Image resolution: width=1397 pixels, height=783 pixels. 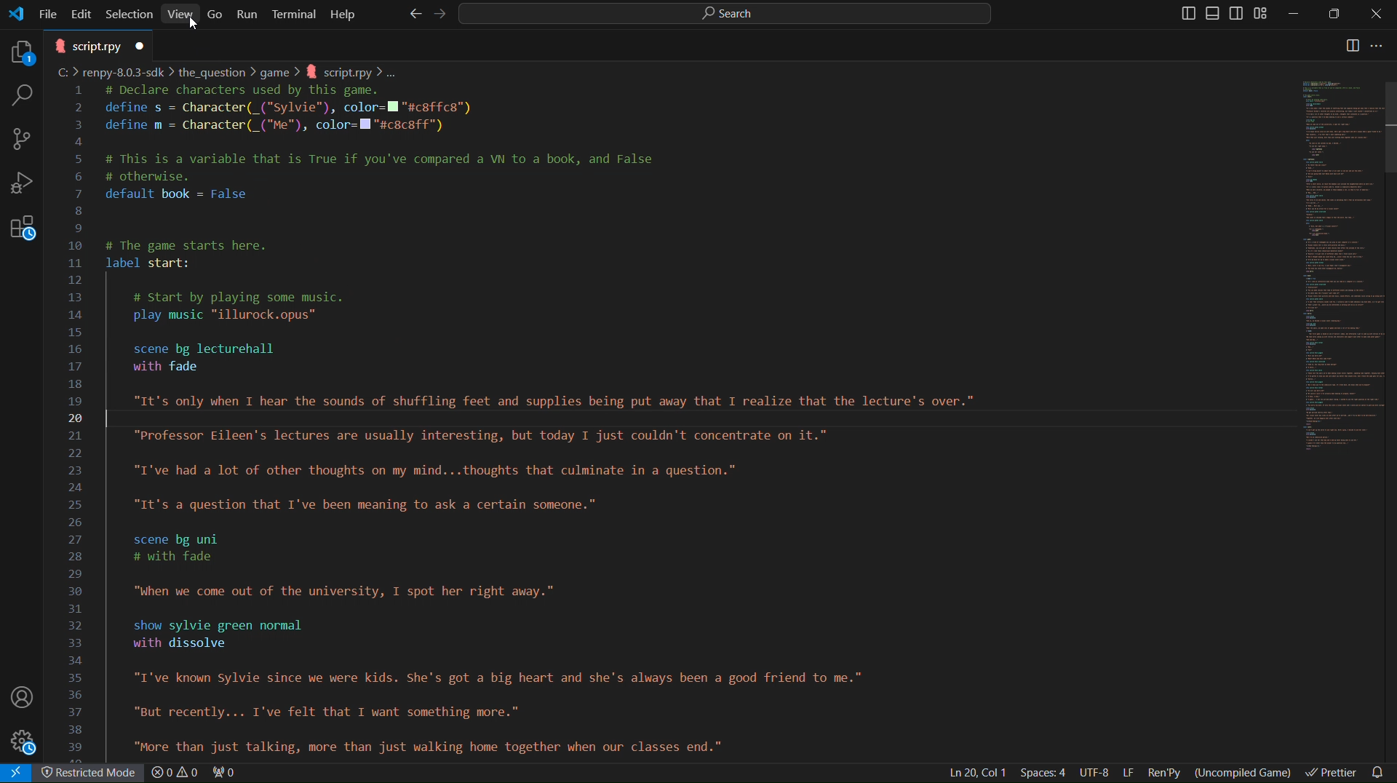 I want to click on Open a remote window, so click(x=19, y=773).